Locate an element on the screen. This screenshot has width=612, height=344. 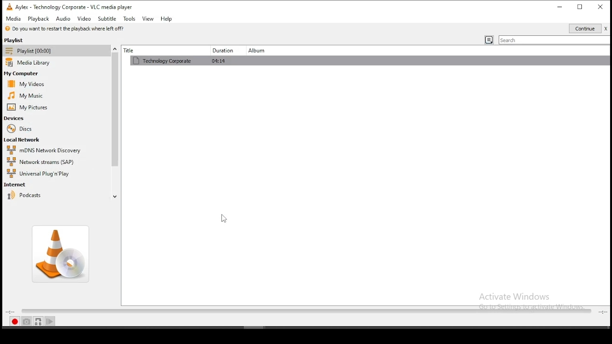
tools is located at coordinates (129, 18).